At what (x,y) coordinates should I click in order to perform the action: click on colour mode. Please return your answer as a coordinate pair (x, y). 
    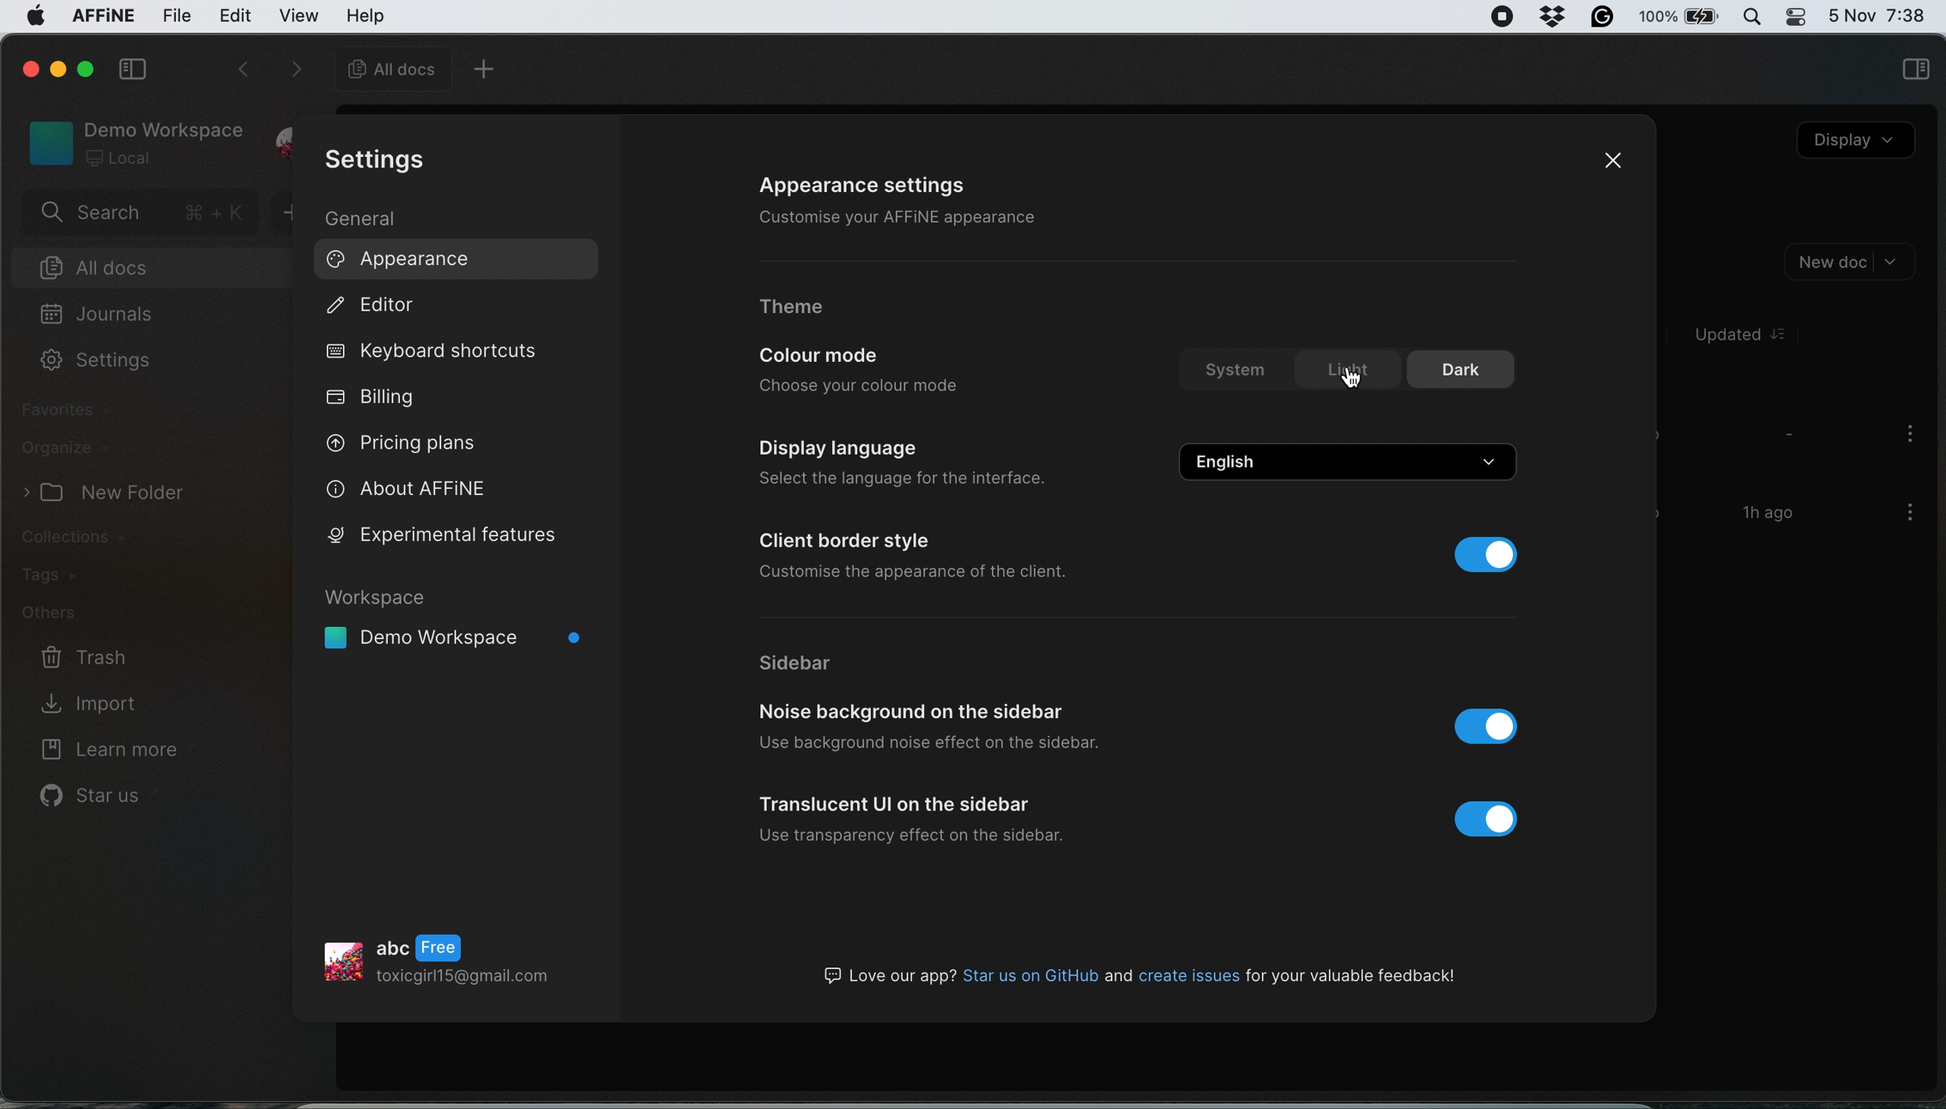
    Looking at the image, I should click on (831, 356).